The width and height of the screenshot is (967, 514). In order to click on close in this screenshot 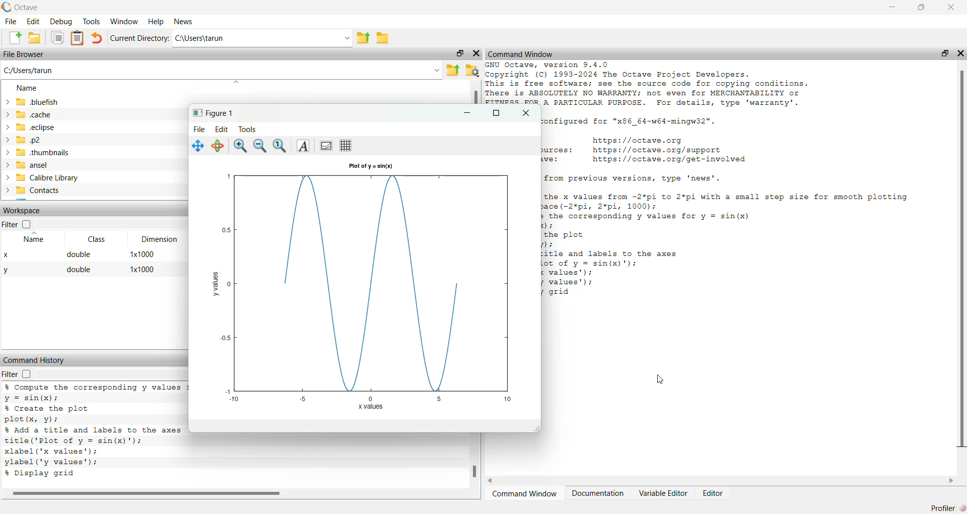, I will do `click(524, 113)`.